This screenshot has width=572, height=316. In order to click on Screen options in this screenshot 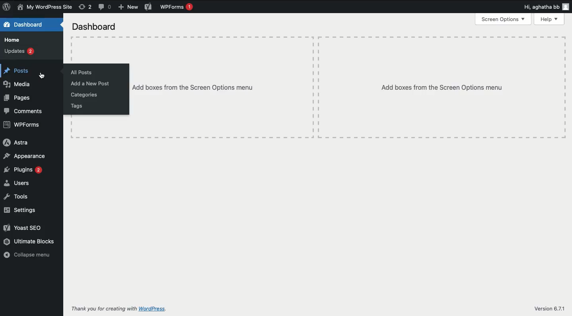, I will do `click(503, 19)`.